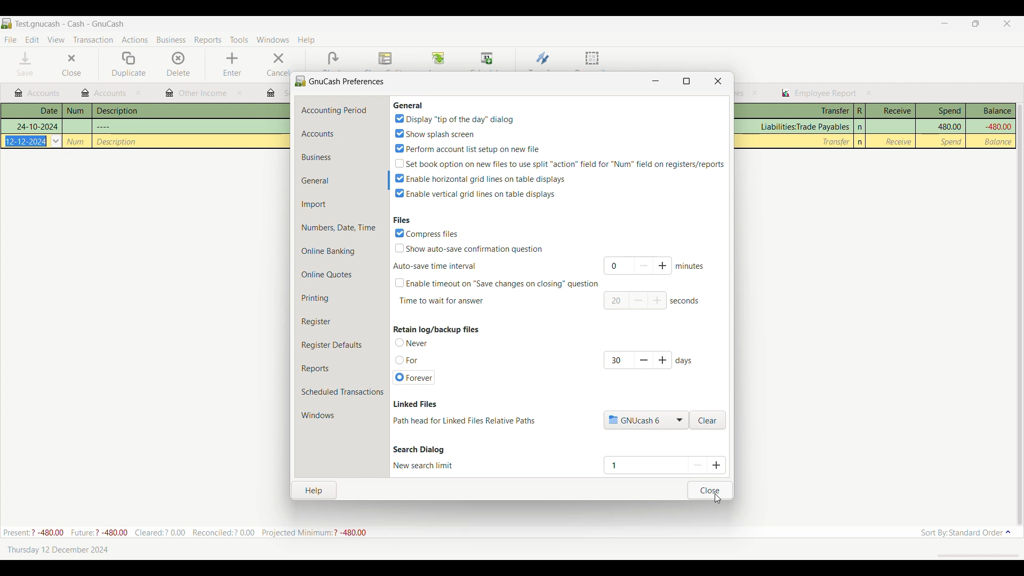 The height and width of the screenshot is (576, 1024). What do you see at coordinates (665, 360) in the screenshot?
I see `add` at bounding box center [665, 360].